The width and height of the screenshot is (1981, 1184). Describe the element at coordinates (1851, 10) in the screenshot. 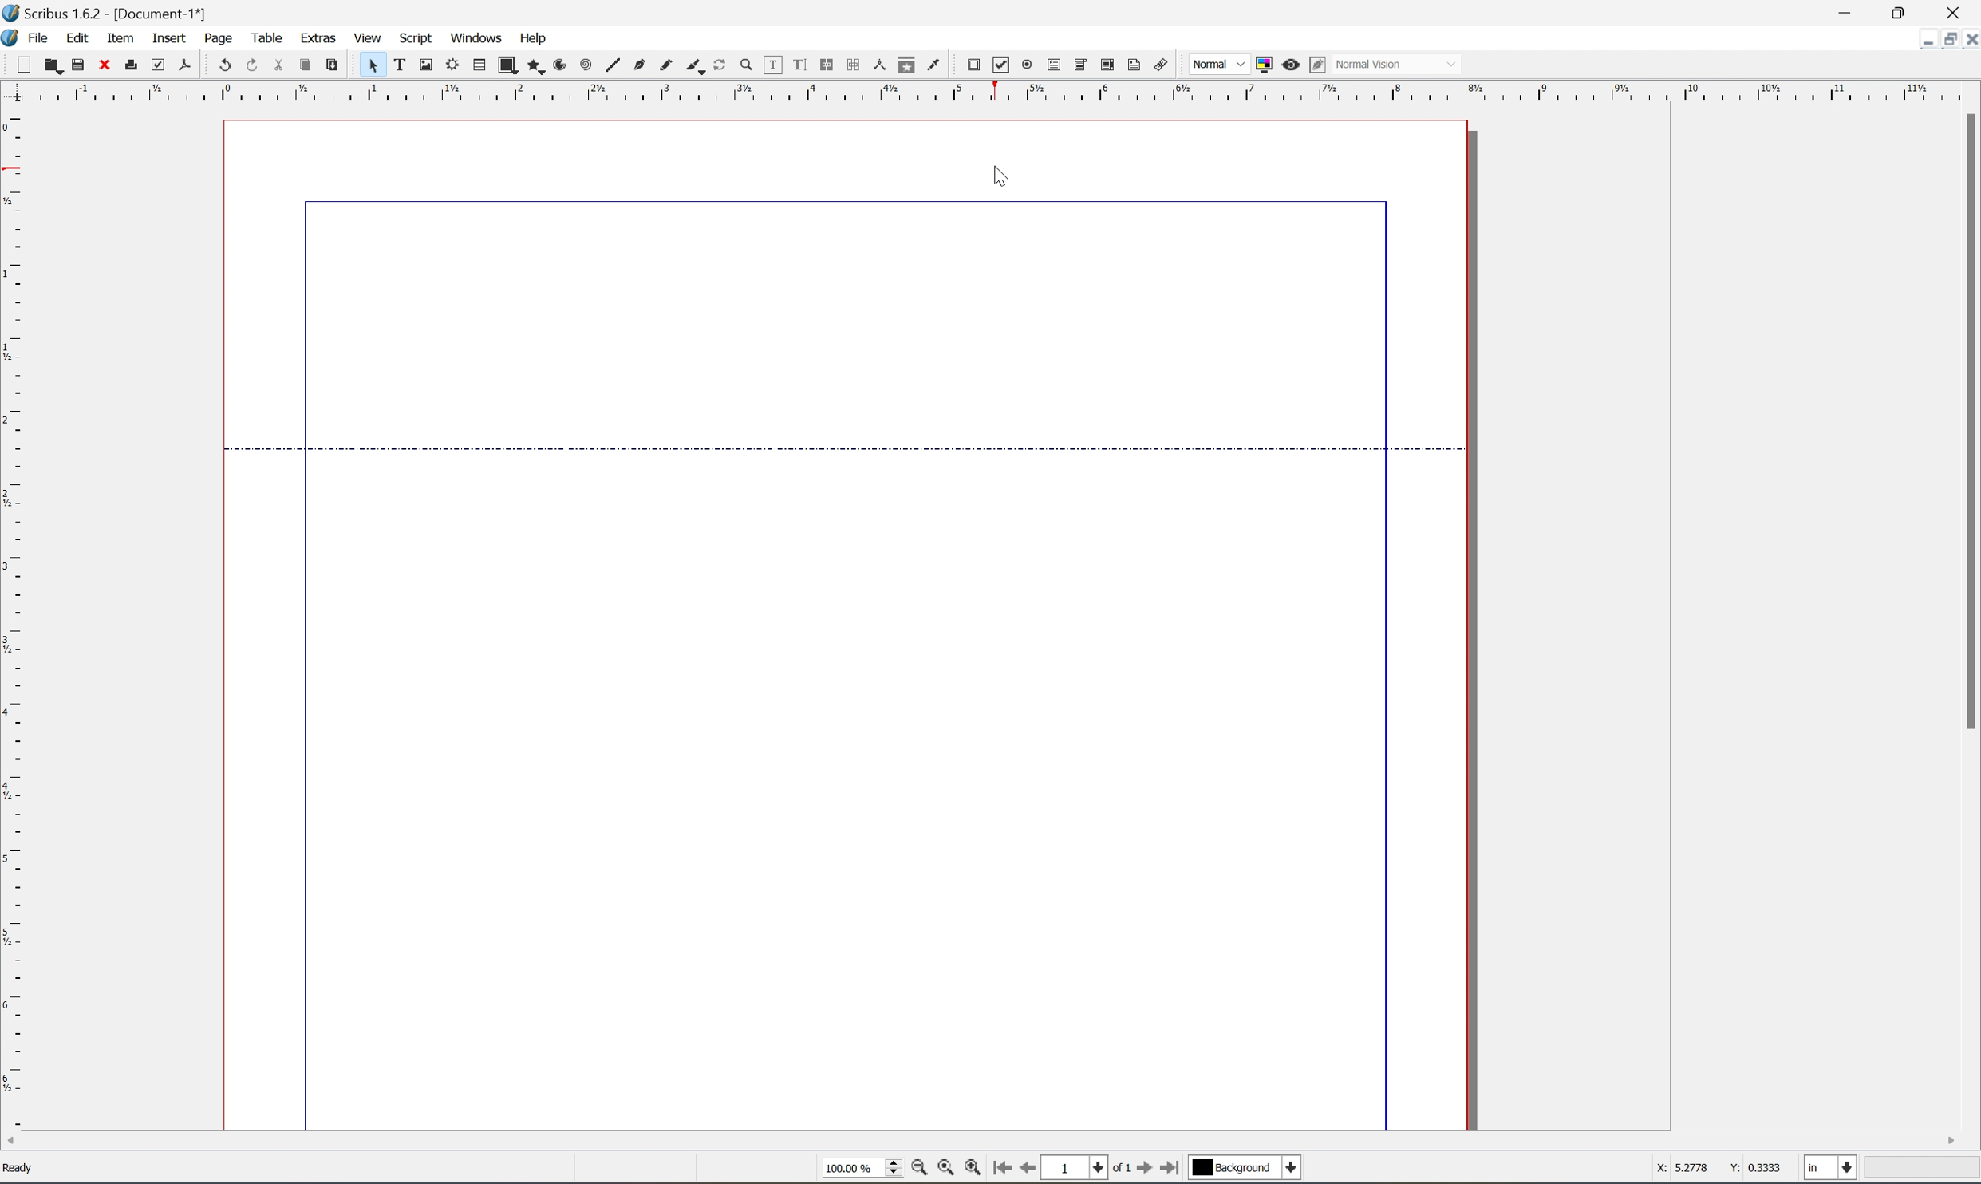

I see `minimize` at that location.